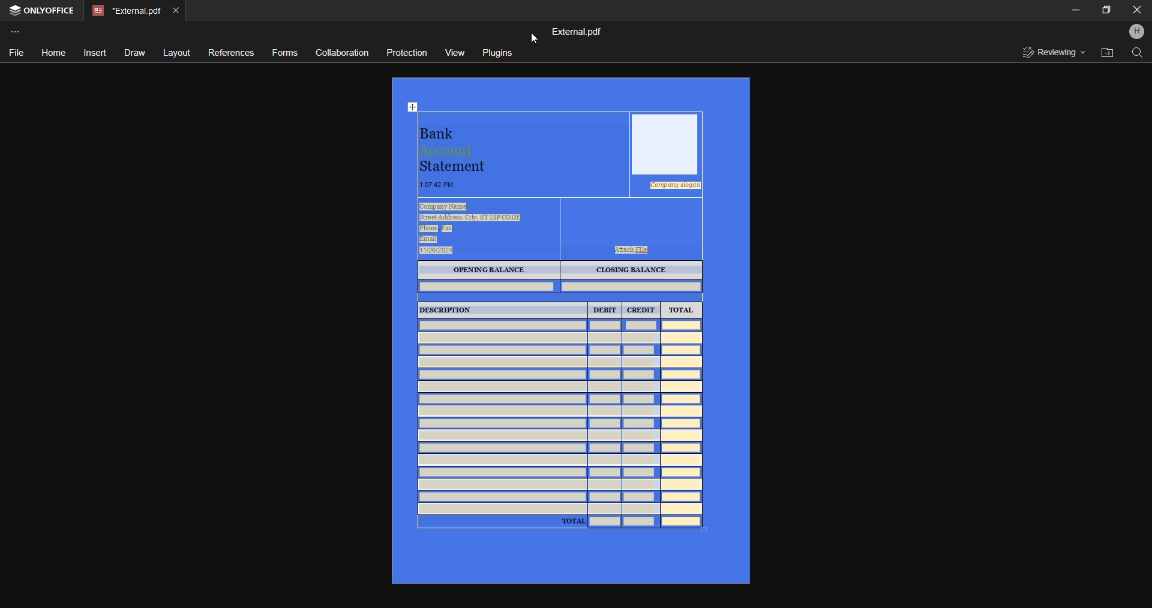  Describe the element at coordinates (284, 52) in the screenshot. I see `Forms` at that location.